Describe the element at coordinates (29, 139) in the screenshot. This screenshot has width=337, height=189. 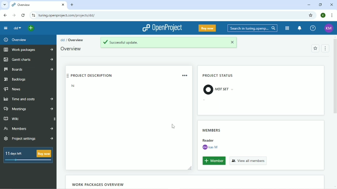
I see `Project settings` at that location.